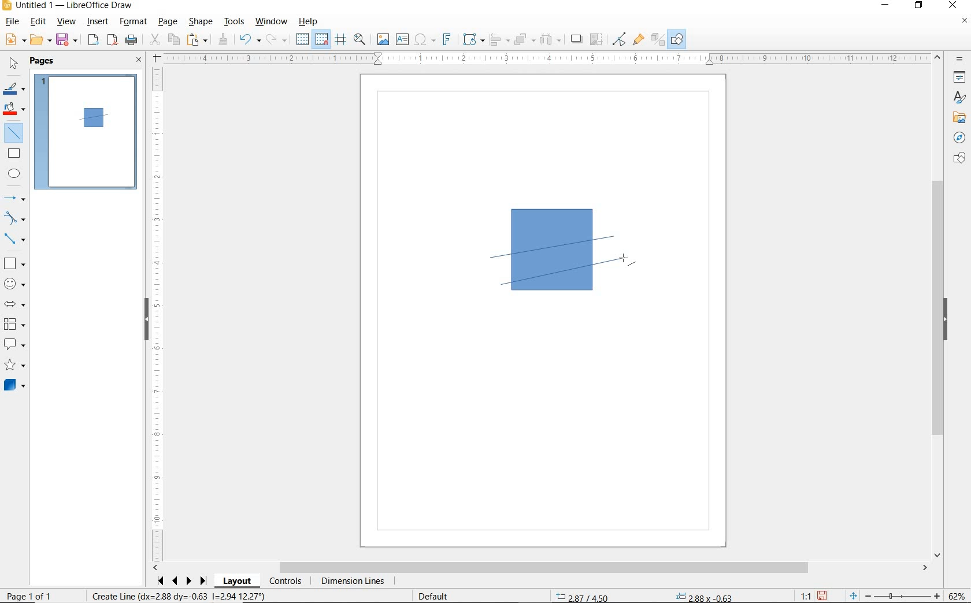 The image size is (971, 603). Describe the element at coordinates (38, 21) in the screenshot. I see `EDIT` at that location.